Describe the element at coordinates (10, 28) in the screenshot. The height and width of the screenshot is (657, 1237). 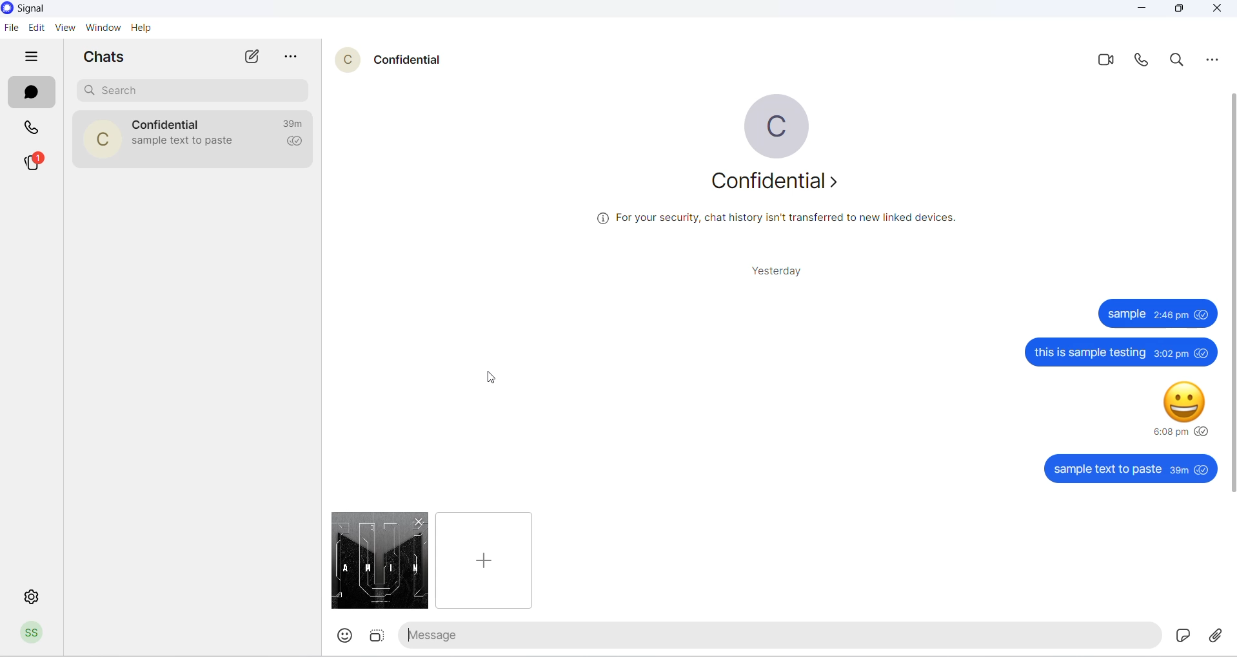
I see `file` at that location.